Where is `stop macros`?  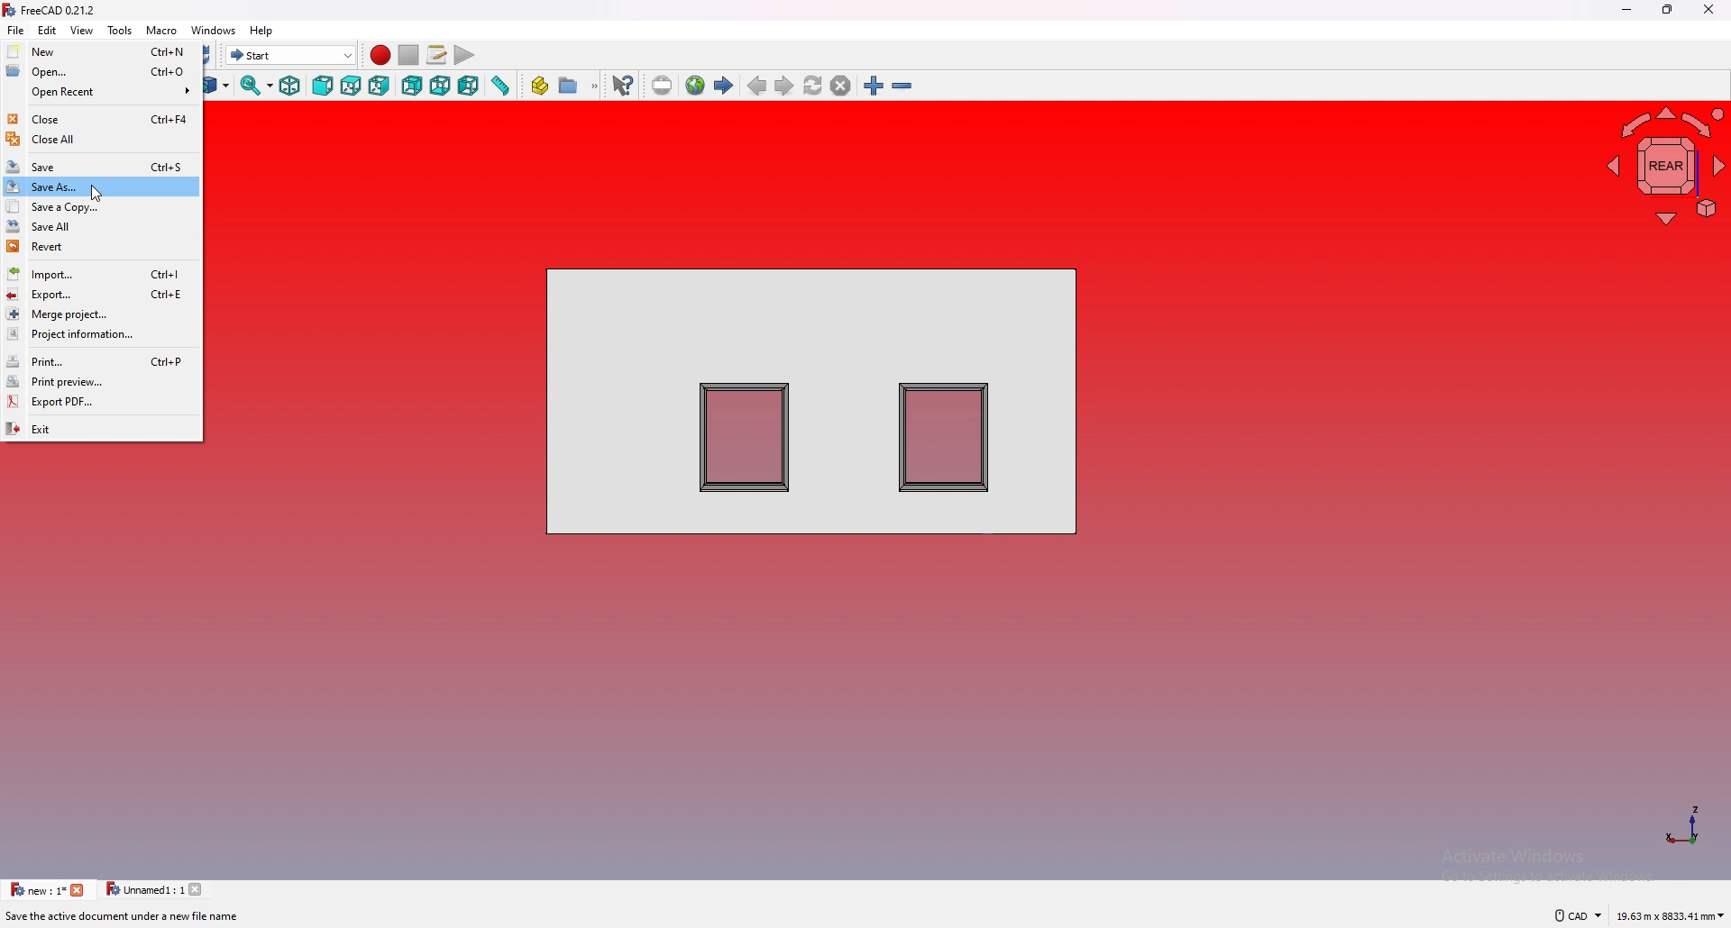
stop macros is located at coordinates (408, 55).